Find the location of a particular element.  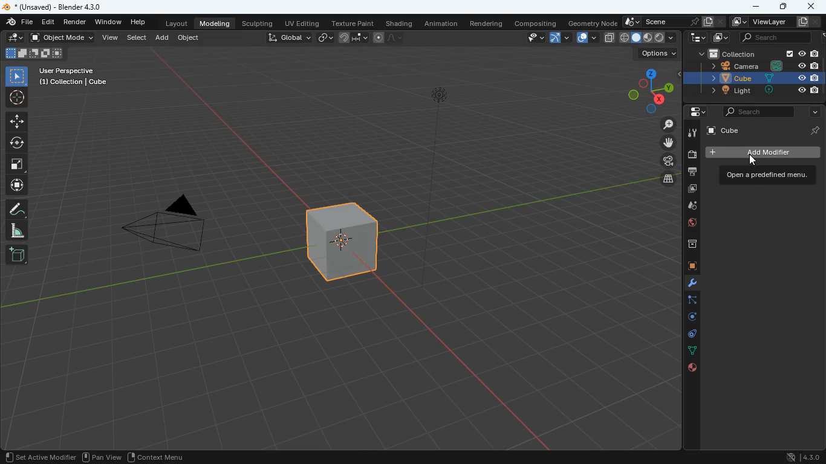

rotation is located at coordinates (686, 318).